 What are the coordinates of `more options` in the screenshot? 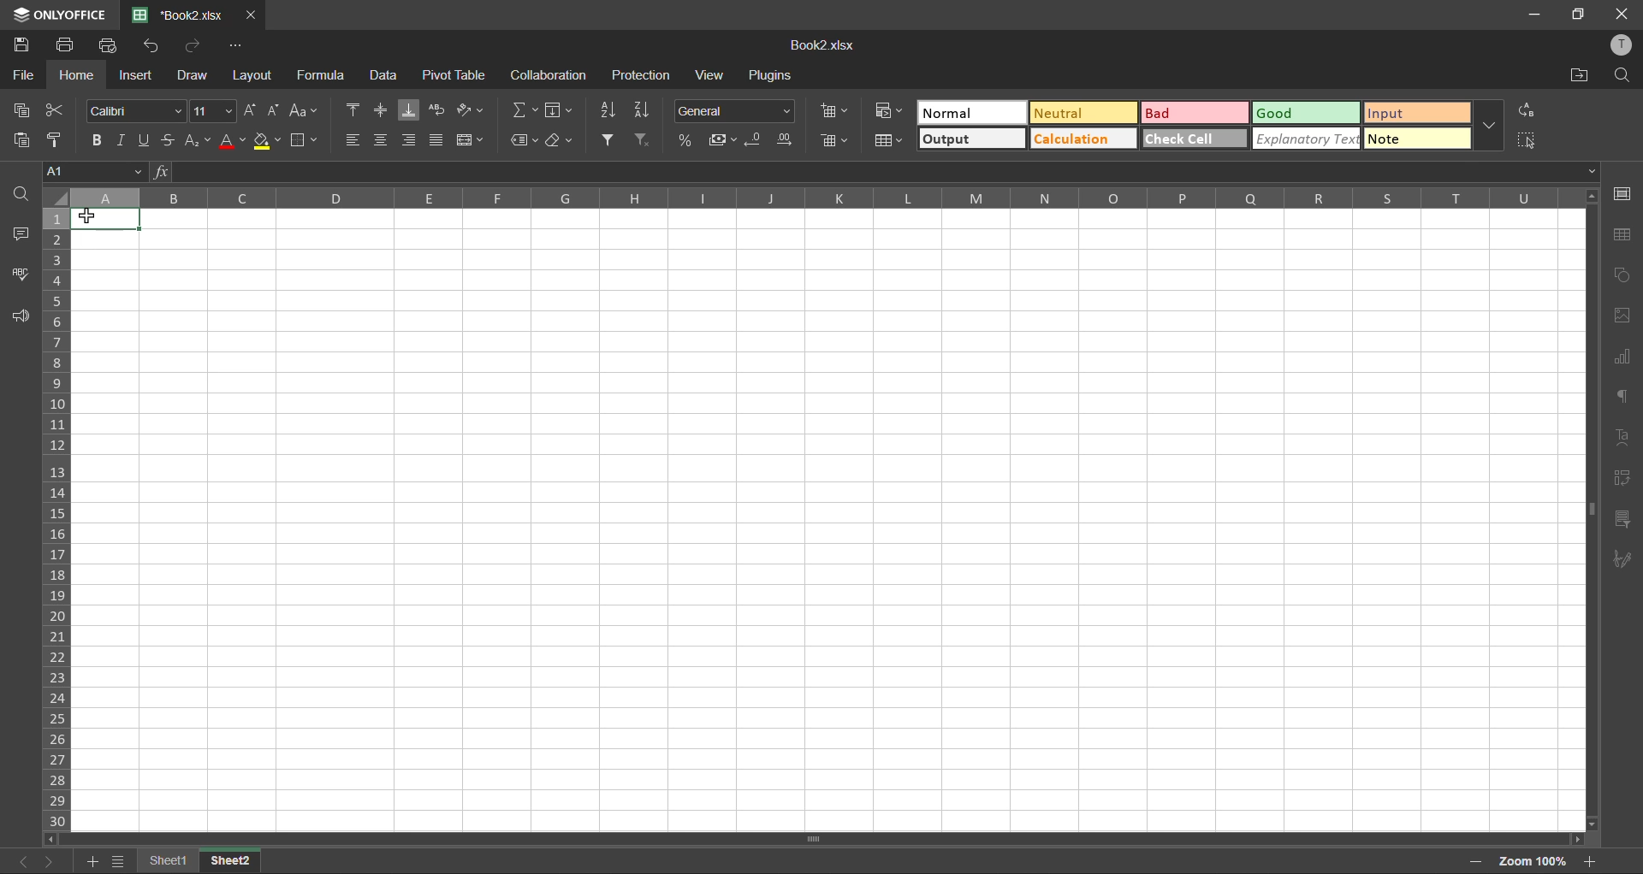 It's located at (1486, 126).